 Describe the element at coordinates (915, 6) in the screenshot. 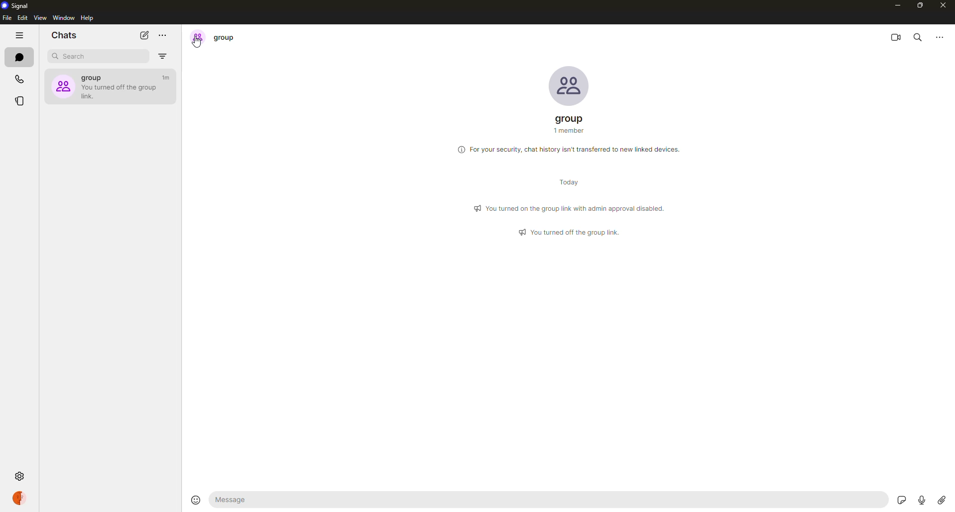

I see `maximize` at that location.